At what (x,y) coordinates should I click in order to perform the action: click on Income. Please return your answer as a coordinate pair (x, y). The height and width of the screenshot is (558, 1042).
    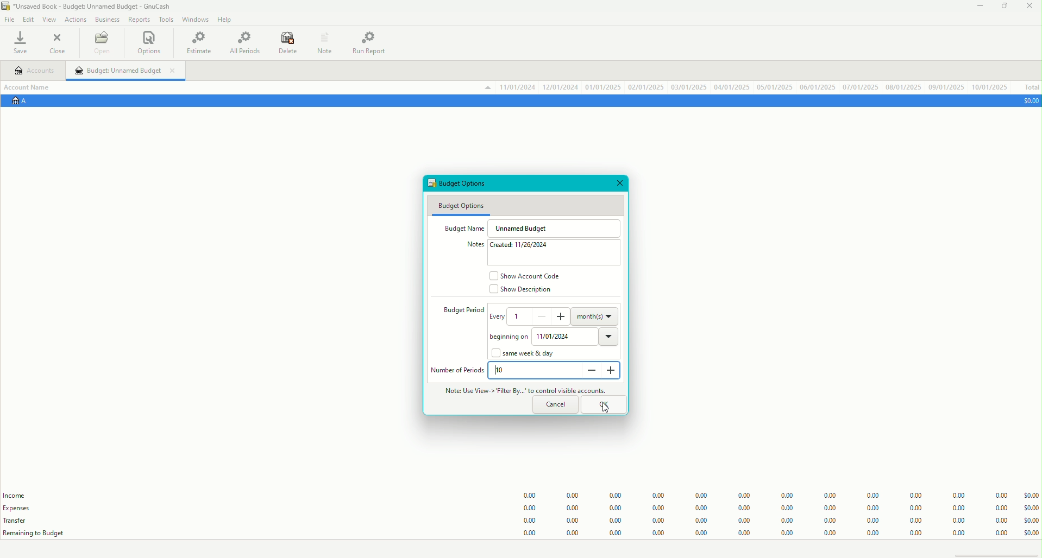
    Looking at the image, I should click on (16, 496).